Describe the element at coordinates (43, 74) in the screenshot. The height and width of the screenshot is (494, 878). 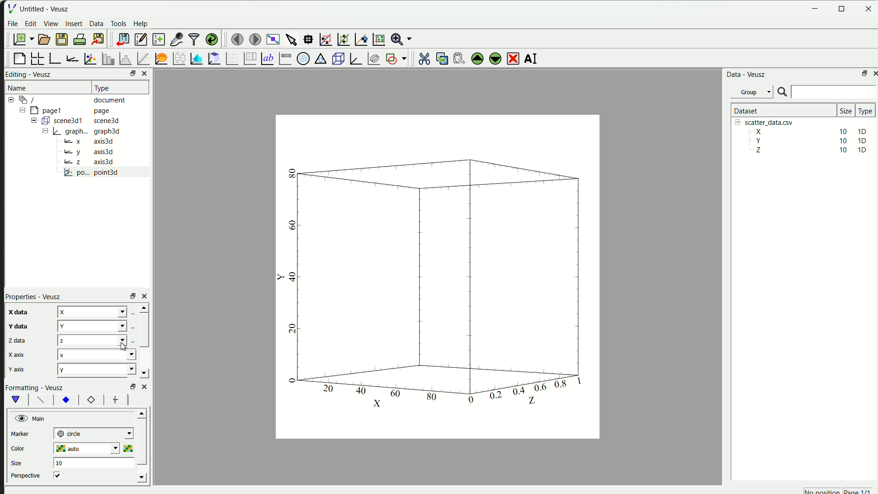
I see `Veusz` at that location.